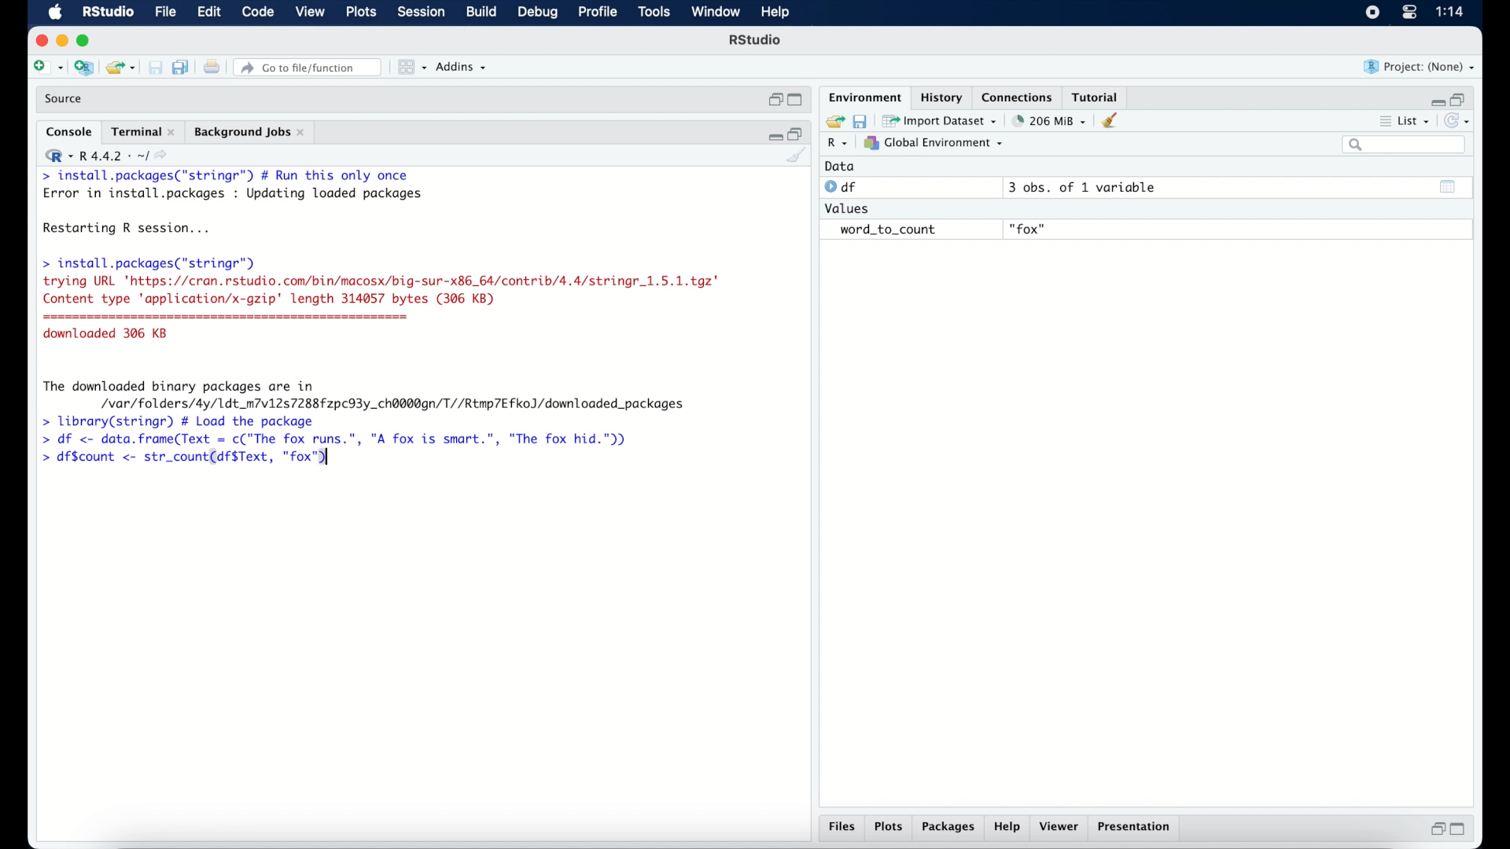 The height and width of the screenshot is (849, 1510). What do you see at coordinates (1029, 230) in the screenshot?
I see `fox` at bounding box center [1029, 230].